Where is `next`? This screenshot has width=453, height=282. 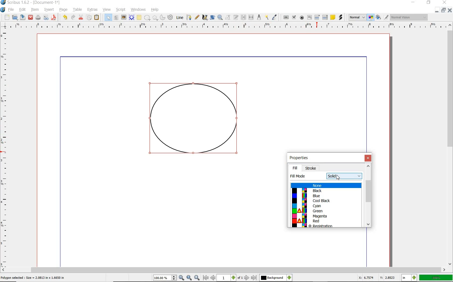
next is located at coordinates (247, 278).